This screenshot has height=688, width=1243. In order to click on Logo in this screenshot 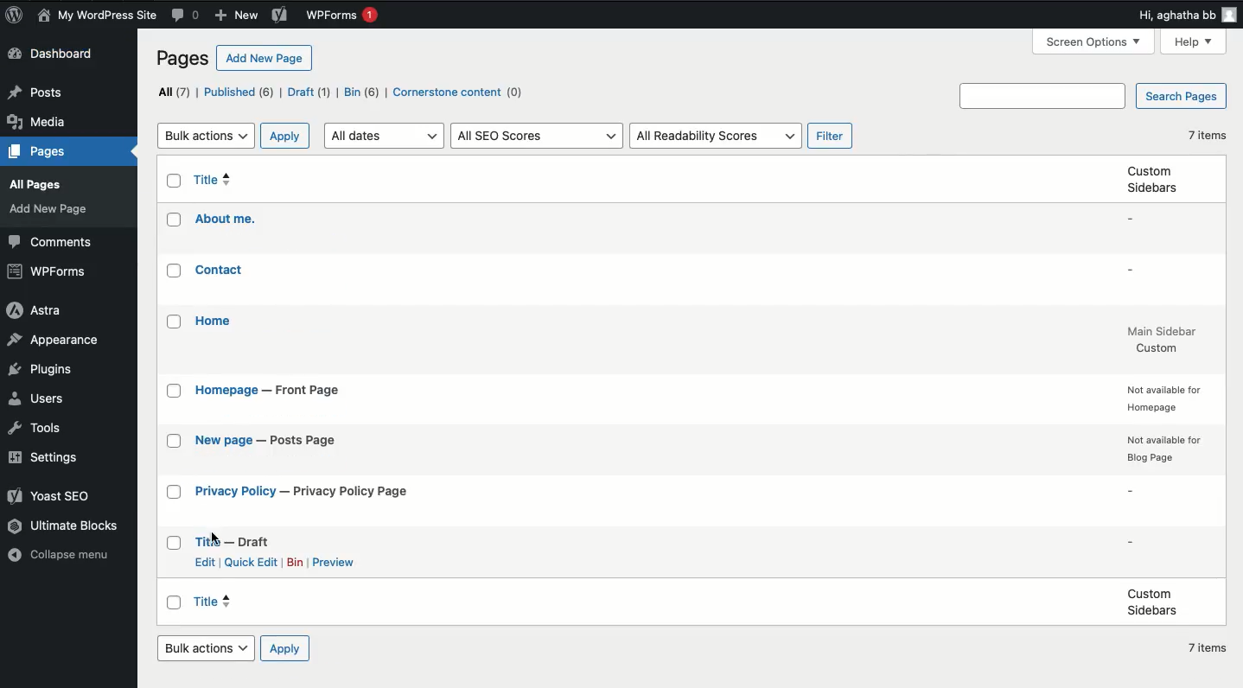, I will do `click(14, 16)`.